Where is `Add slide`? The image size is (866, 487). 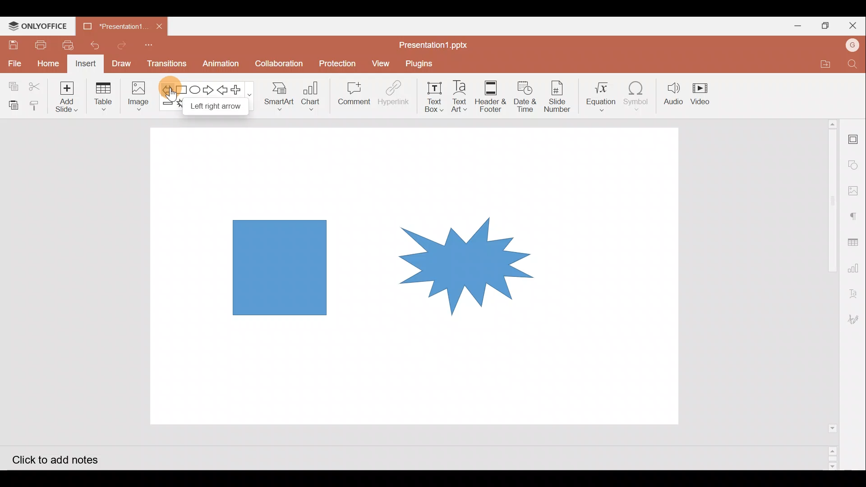
Add slide is located at coordinates (71, 97).